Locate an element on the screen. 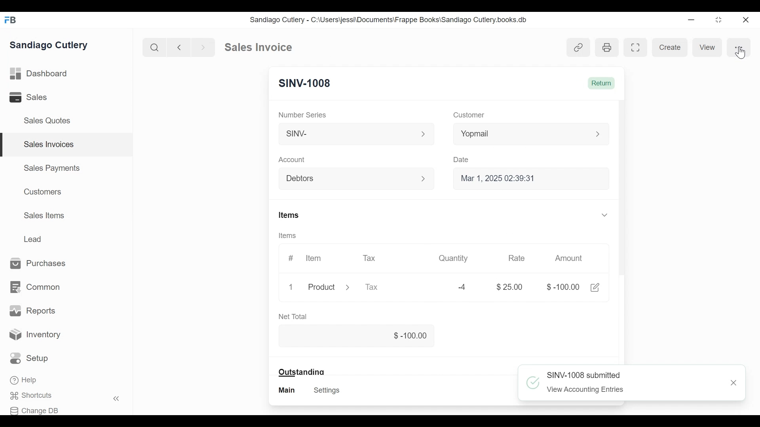  Previous is located at coordinates (180, 47).